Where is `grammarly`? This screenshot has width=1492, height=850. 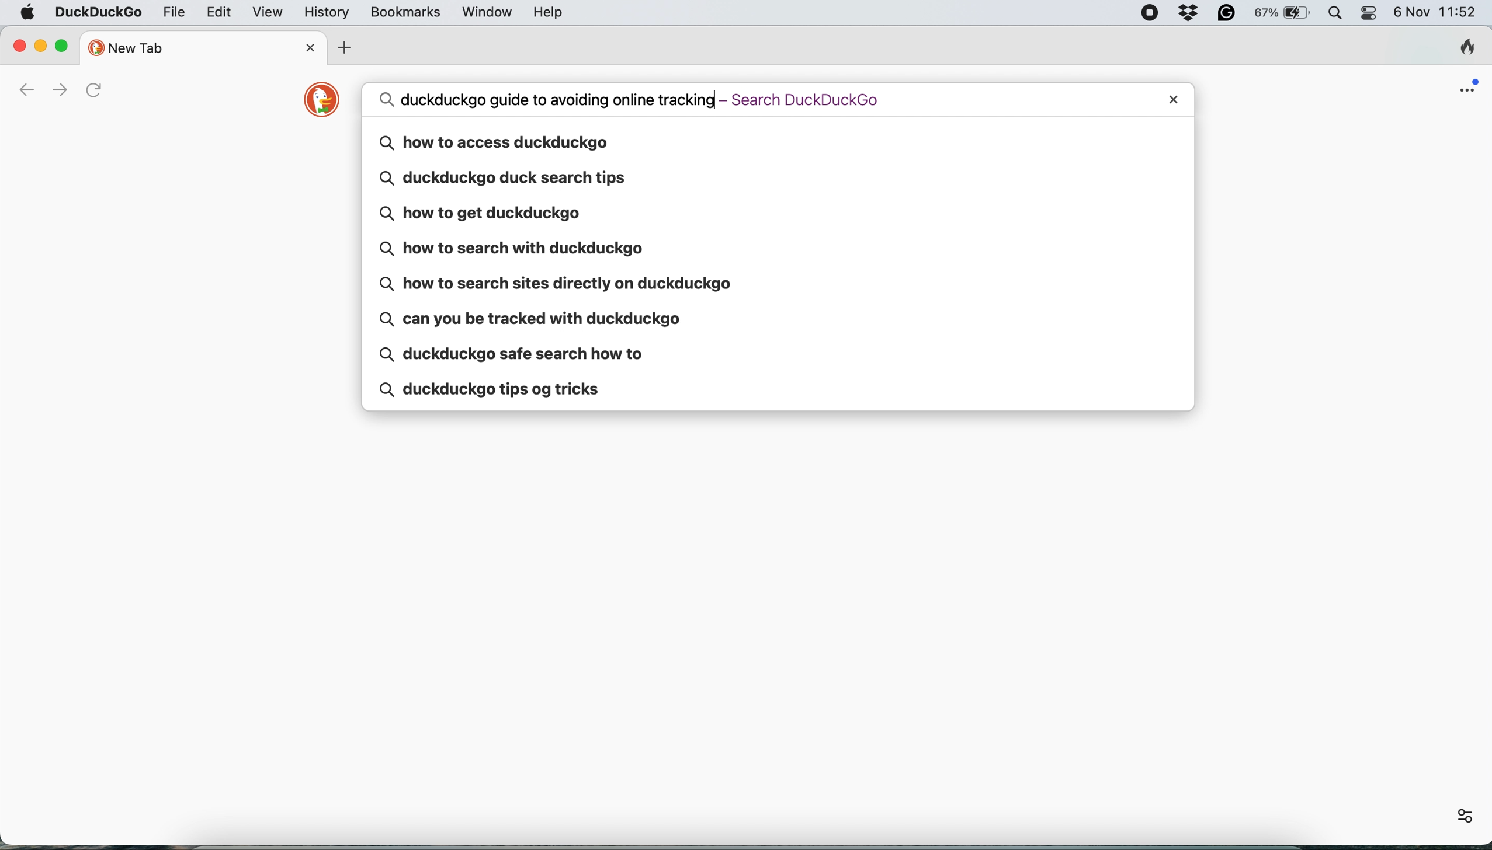
grammarly is located at coordinates (1227, 14).